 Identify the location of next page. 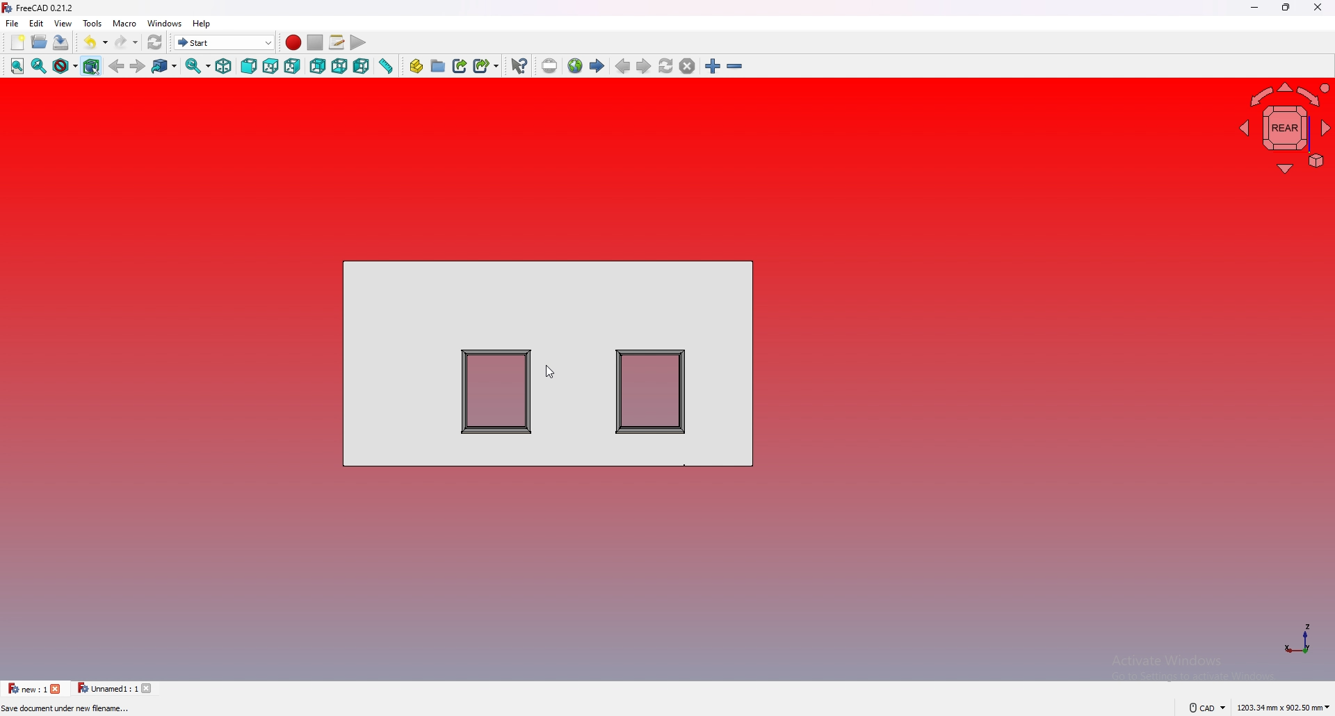
(643, 66).